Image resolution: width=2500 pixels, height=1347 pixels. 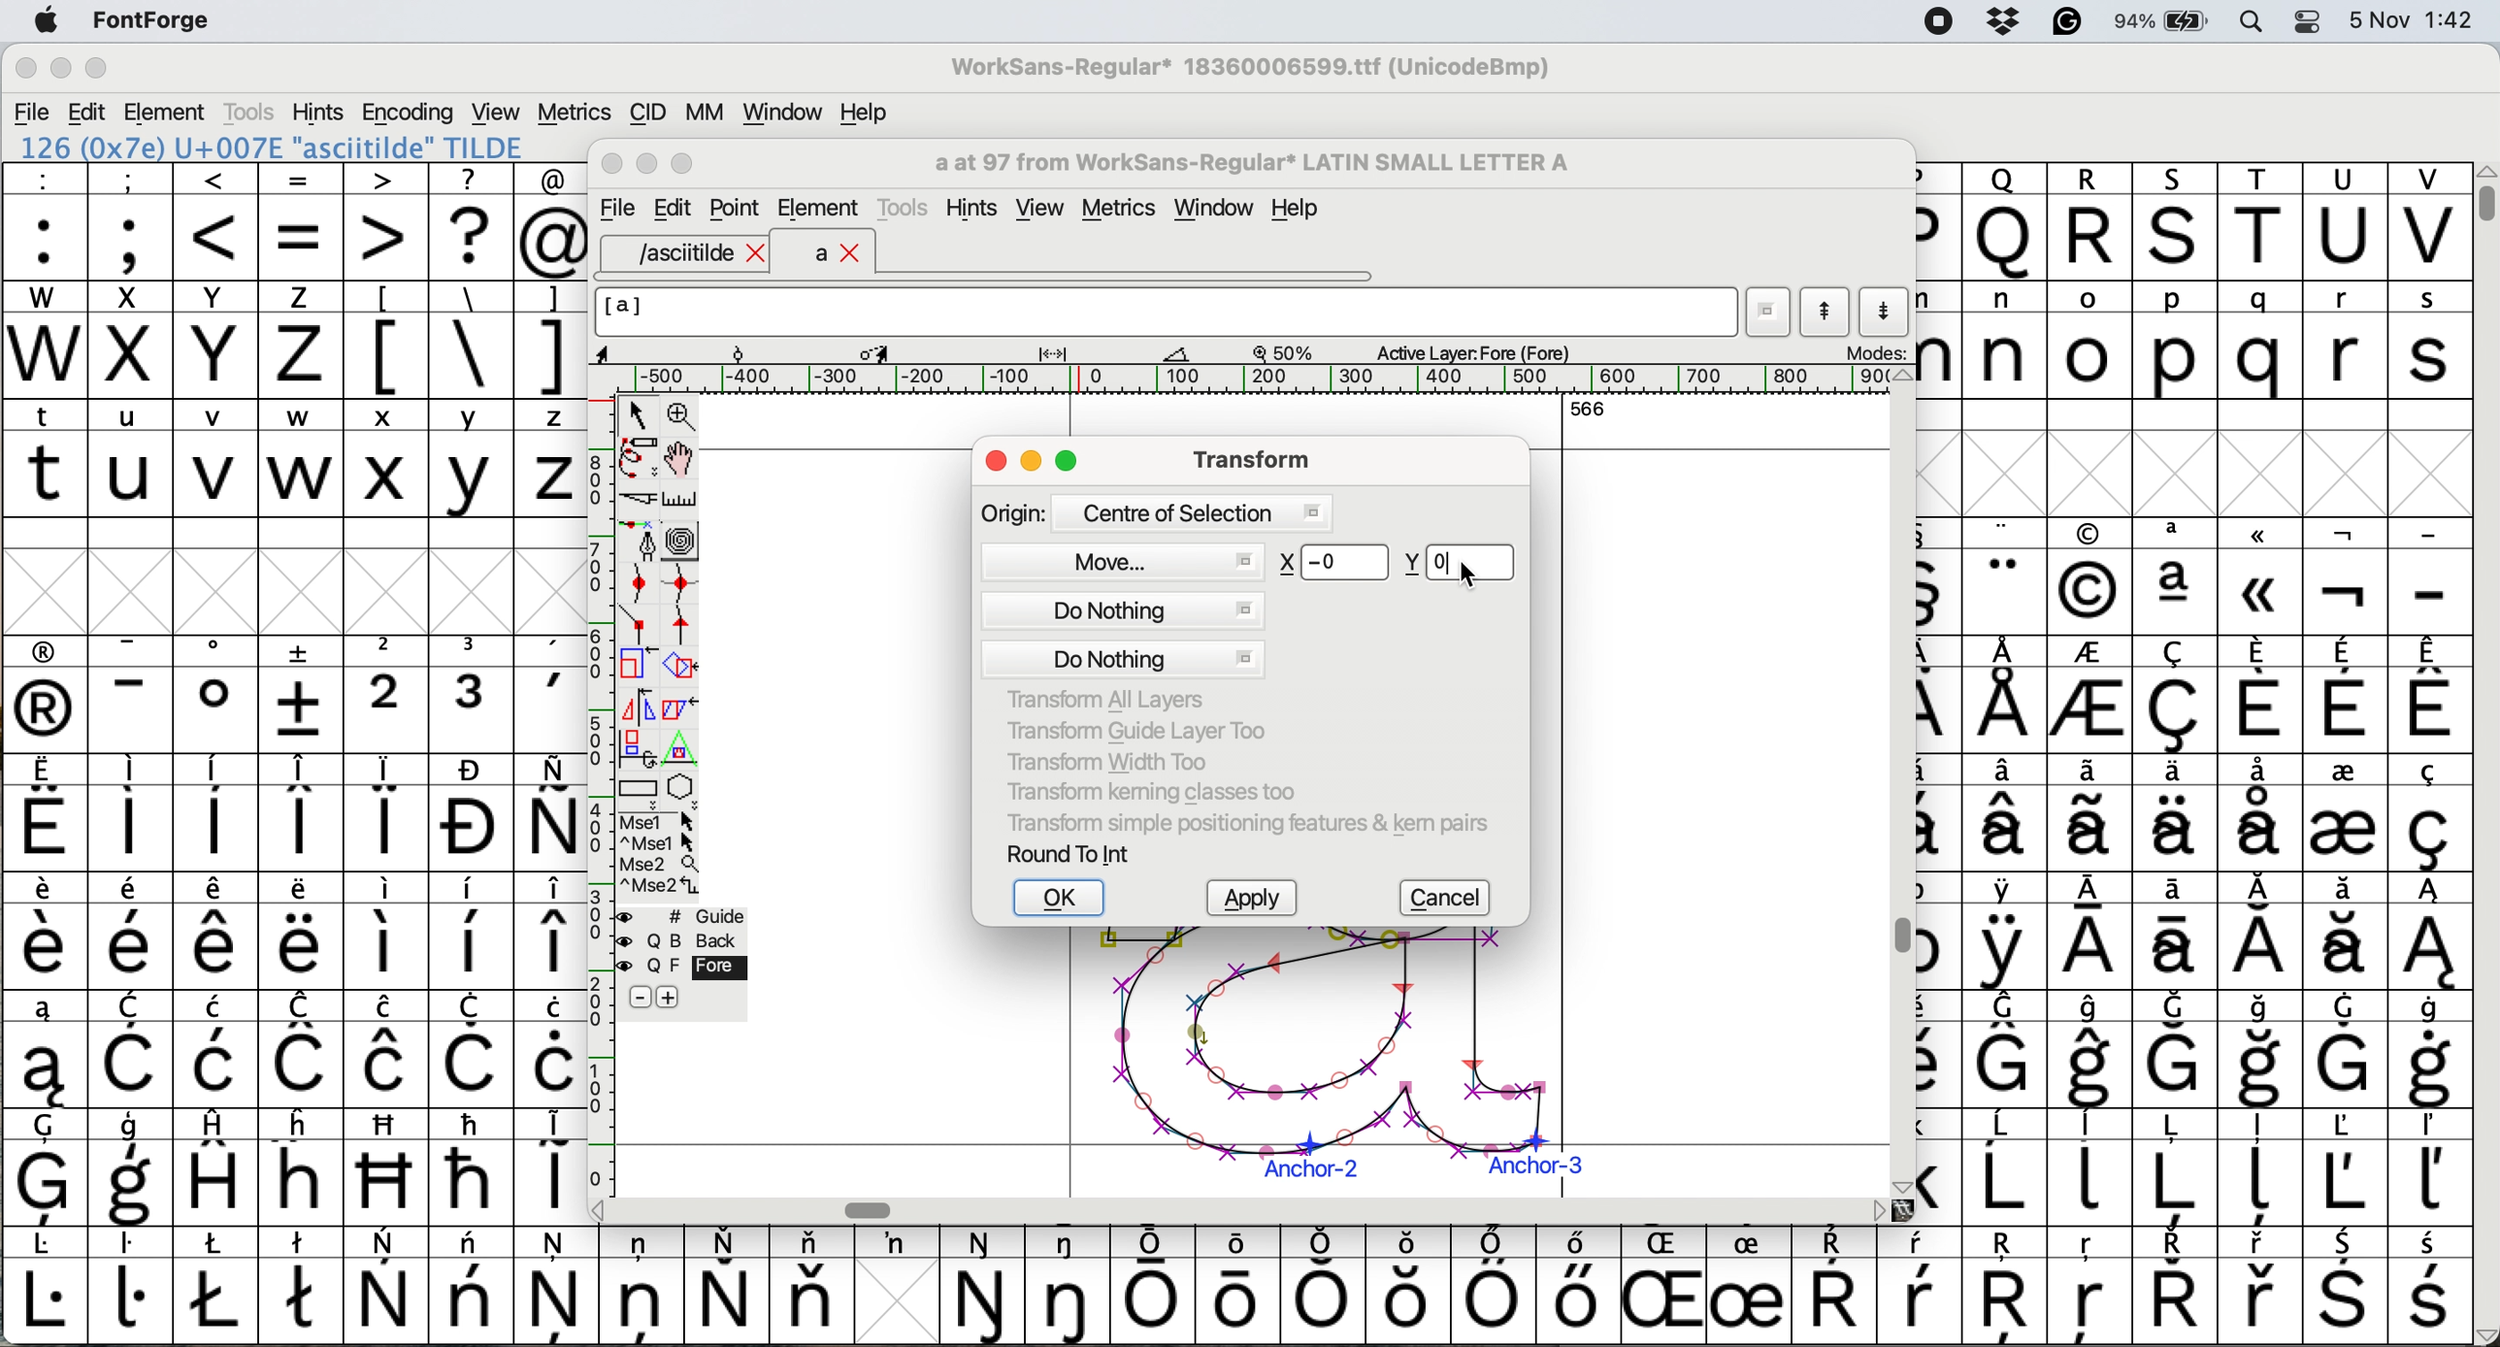 I want to click on symbol, so click(x=2176, y=1050).